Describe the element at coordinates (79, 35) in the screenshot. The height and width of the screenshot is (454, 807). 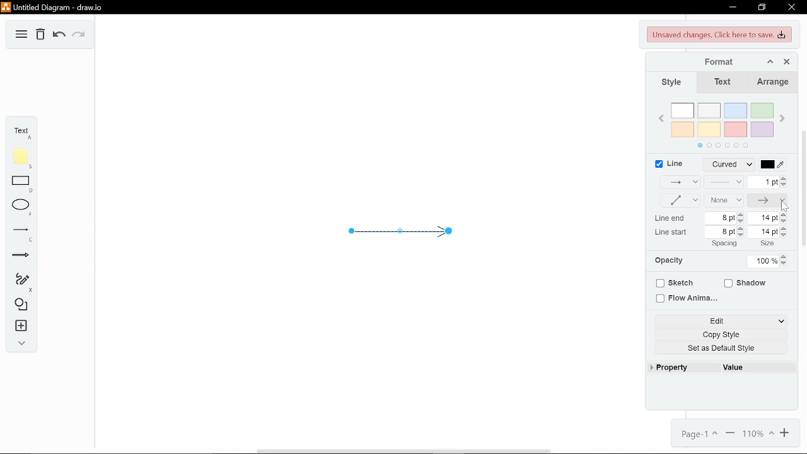
I see `Redo` at that location.